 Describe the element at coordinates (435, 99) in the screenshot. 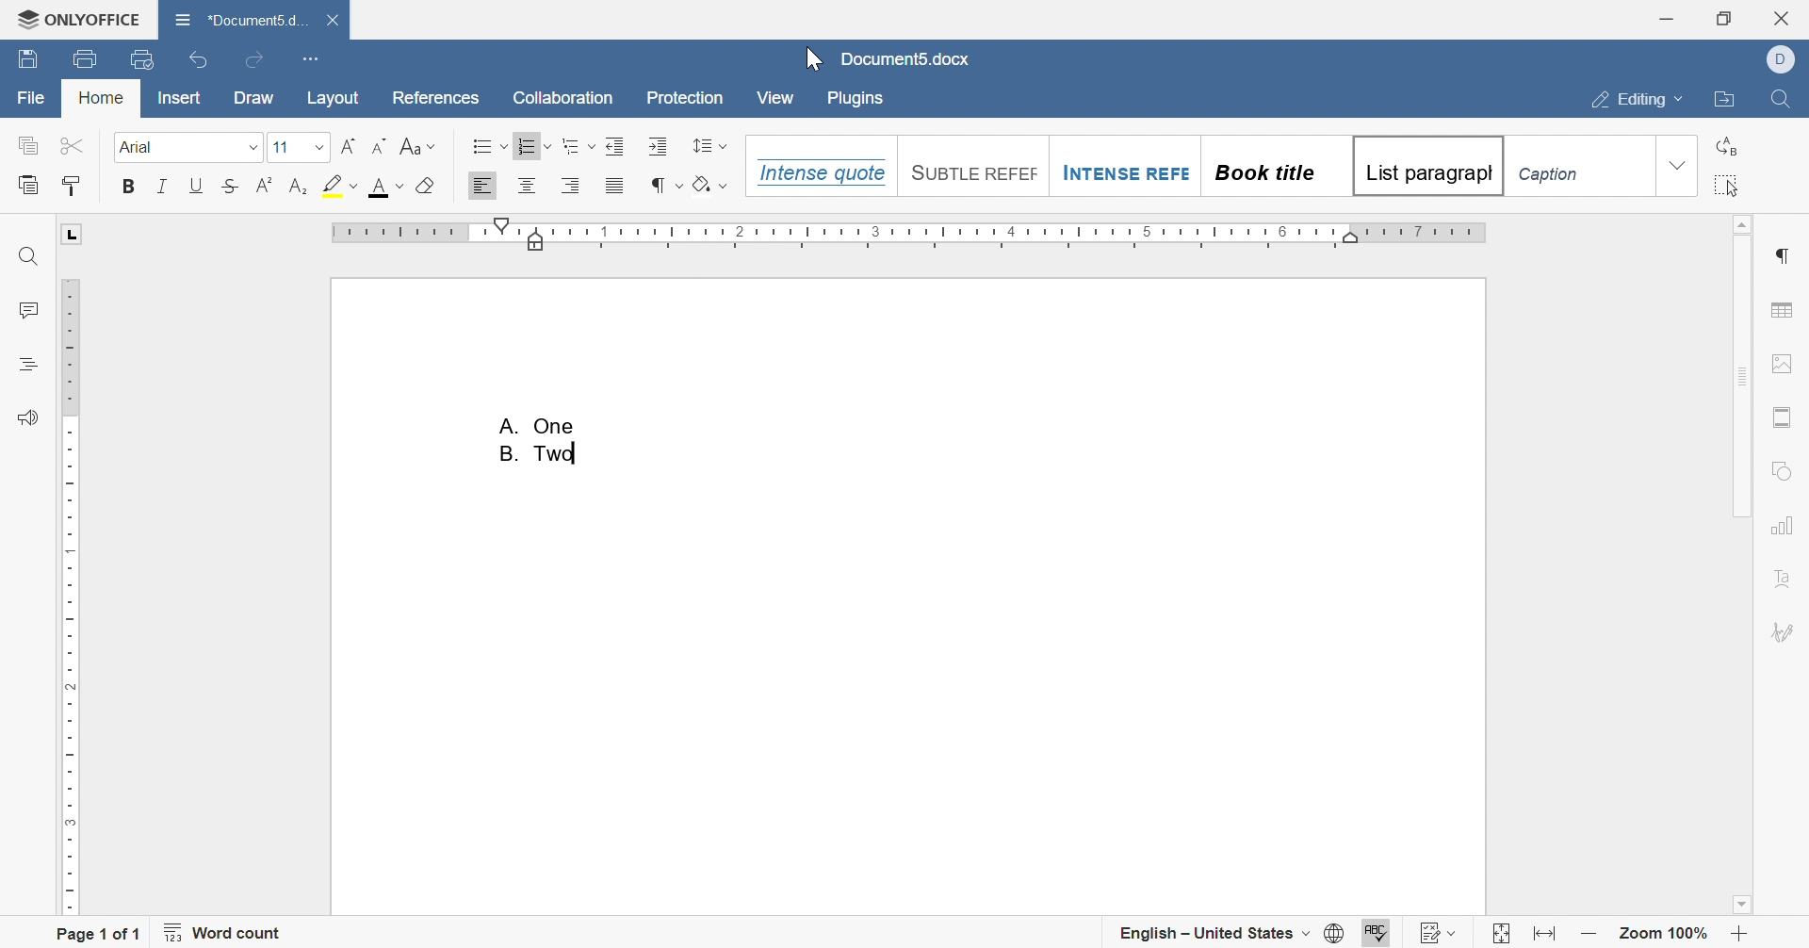

I see `references` at that location.